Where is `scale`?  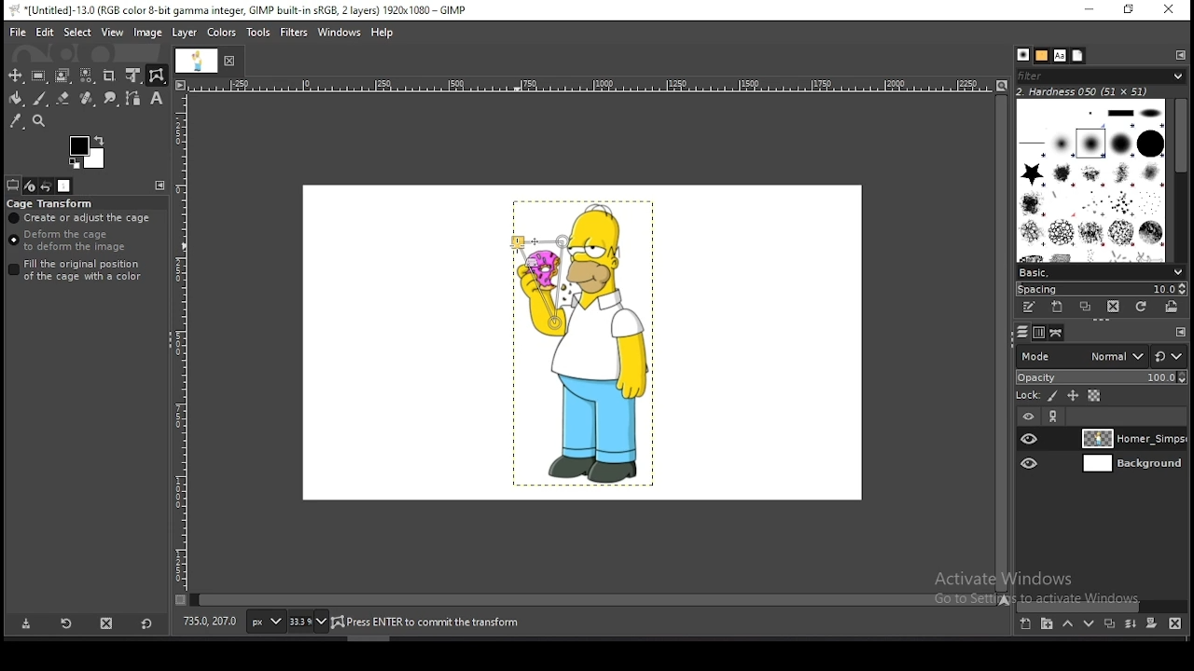
scale is located at coordinates (180, 347).